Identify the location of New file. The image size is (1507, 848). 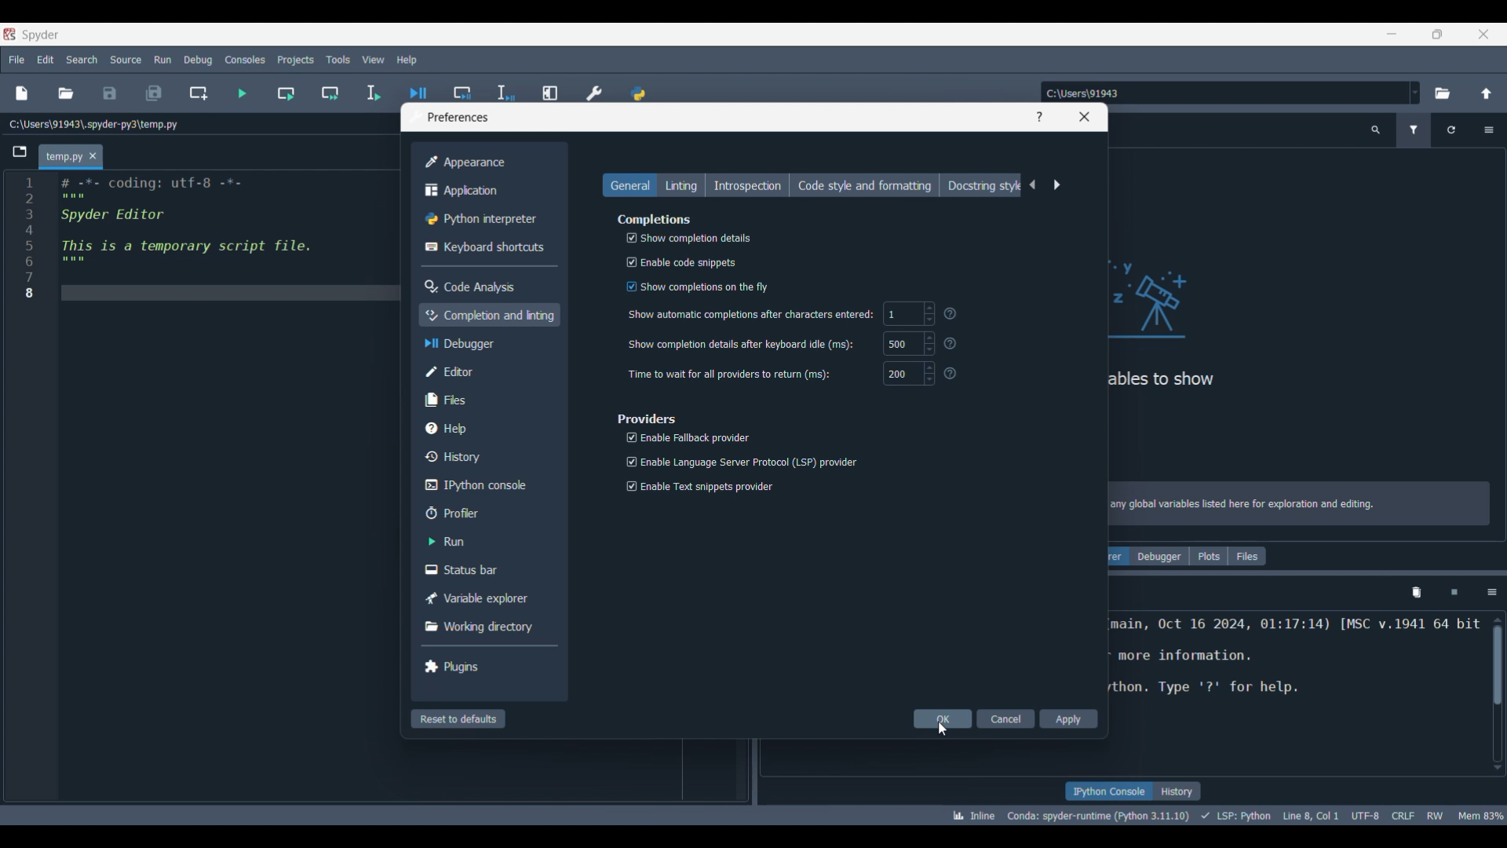
(21, 93).